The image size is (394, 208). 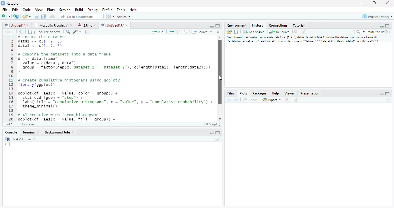 I want to click on Input cursor, so click(x=9, y=144).